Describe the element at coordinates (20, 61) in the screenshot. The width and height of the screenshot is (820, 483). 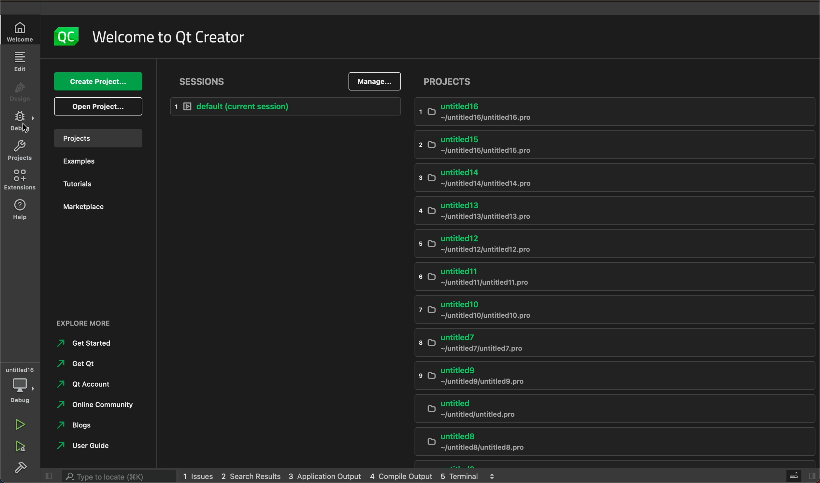
I see `edit` at that location.